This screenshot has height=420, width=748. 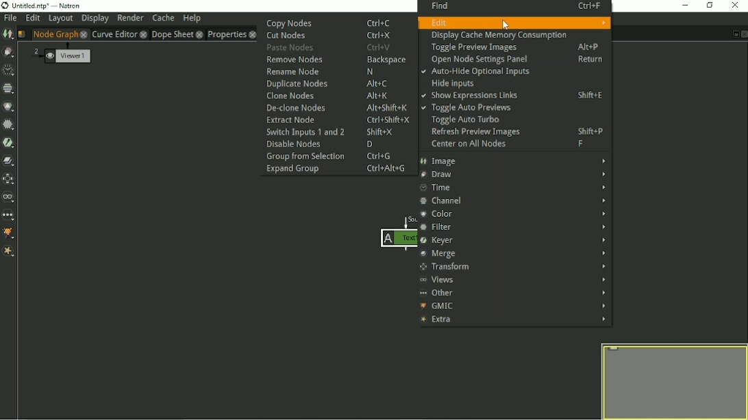 I want to click on Image, so click(x=514, y=161).